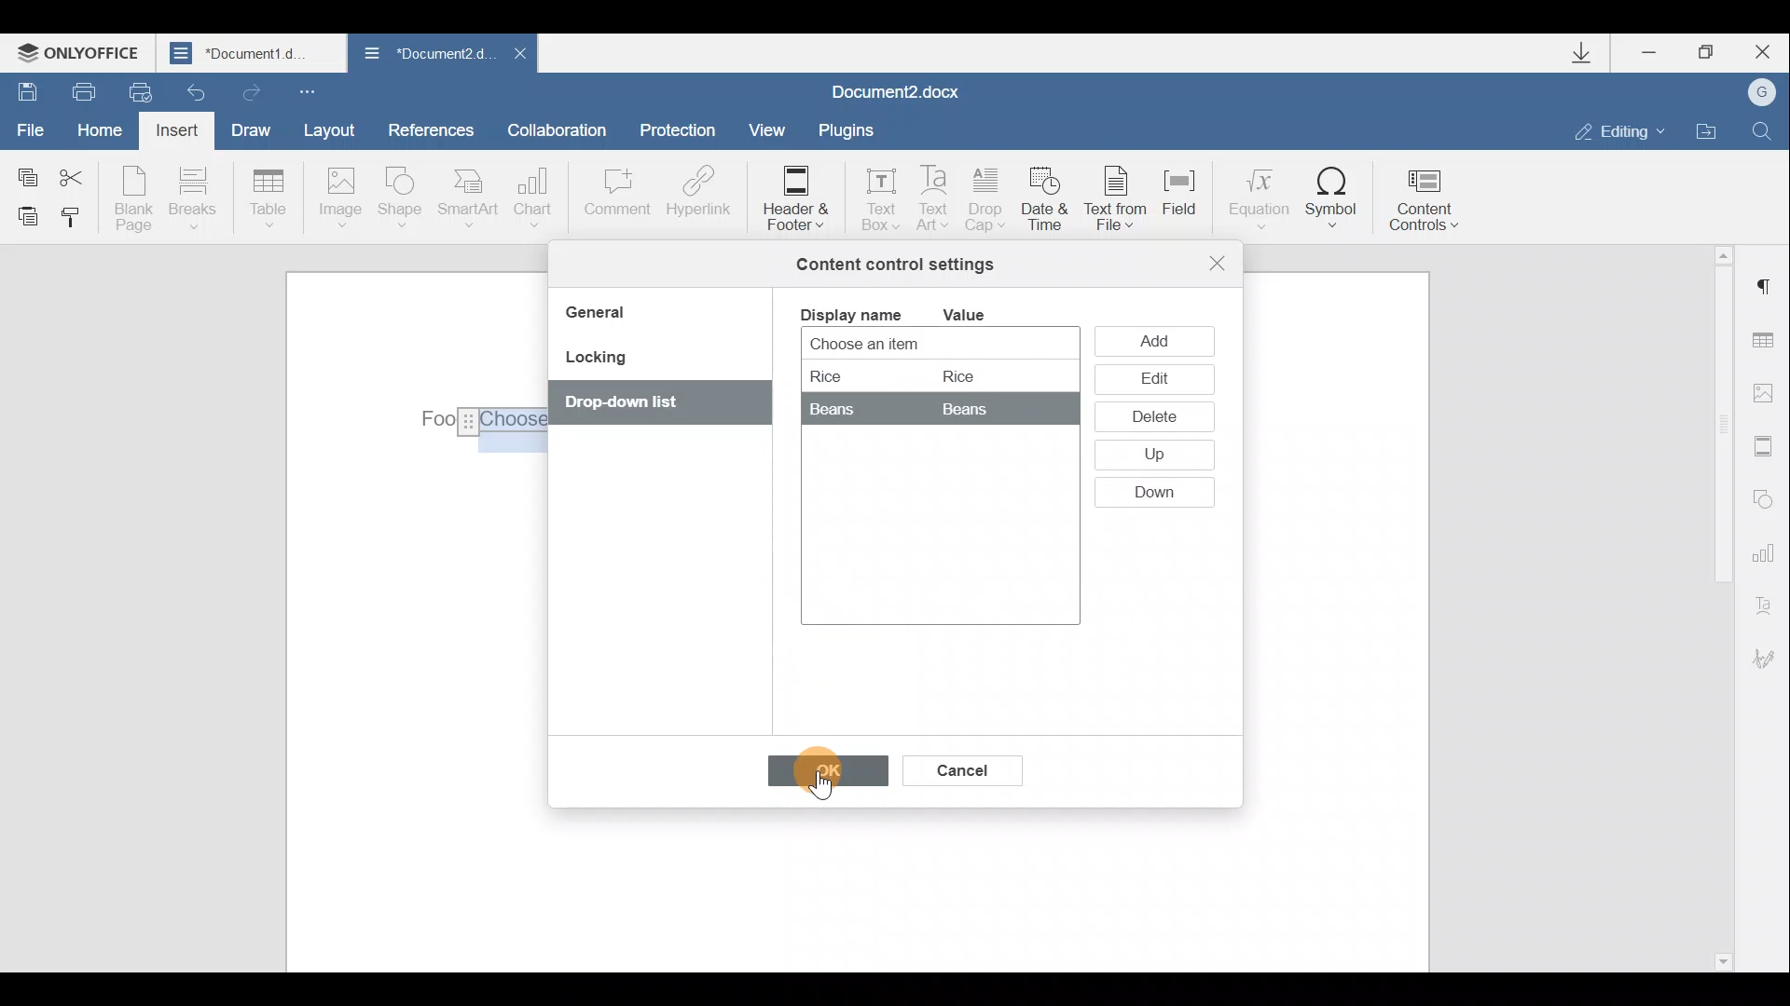 The image size is (1790, 1006). What do you see at coordinates (198, 87) in the screenshot?
I see `Undo` at bounding box center [198, 87].